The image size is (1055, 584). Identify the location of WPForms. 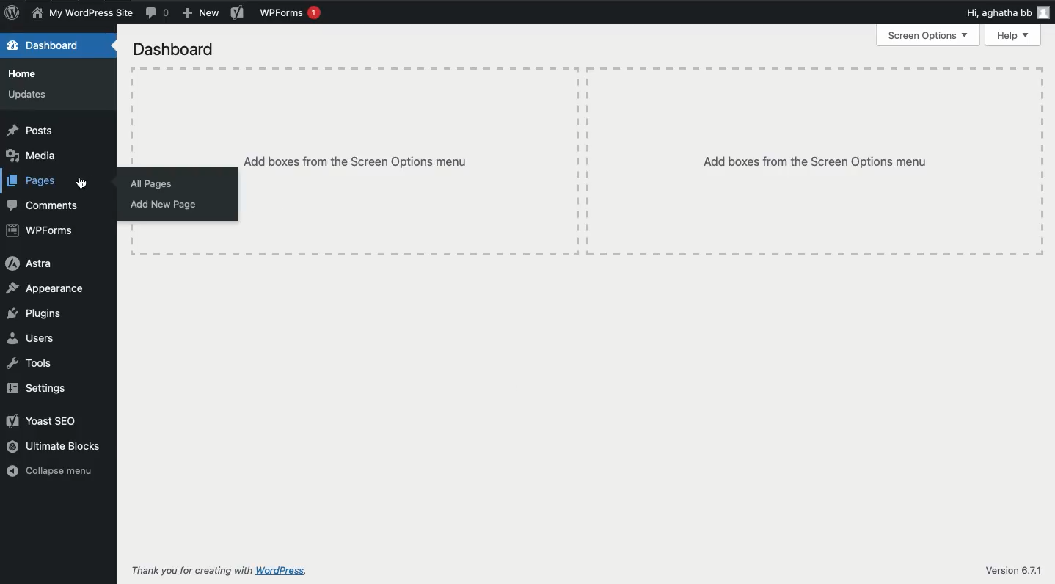
(289, 13).